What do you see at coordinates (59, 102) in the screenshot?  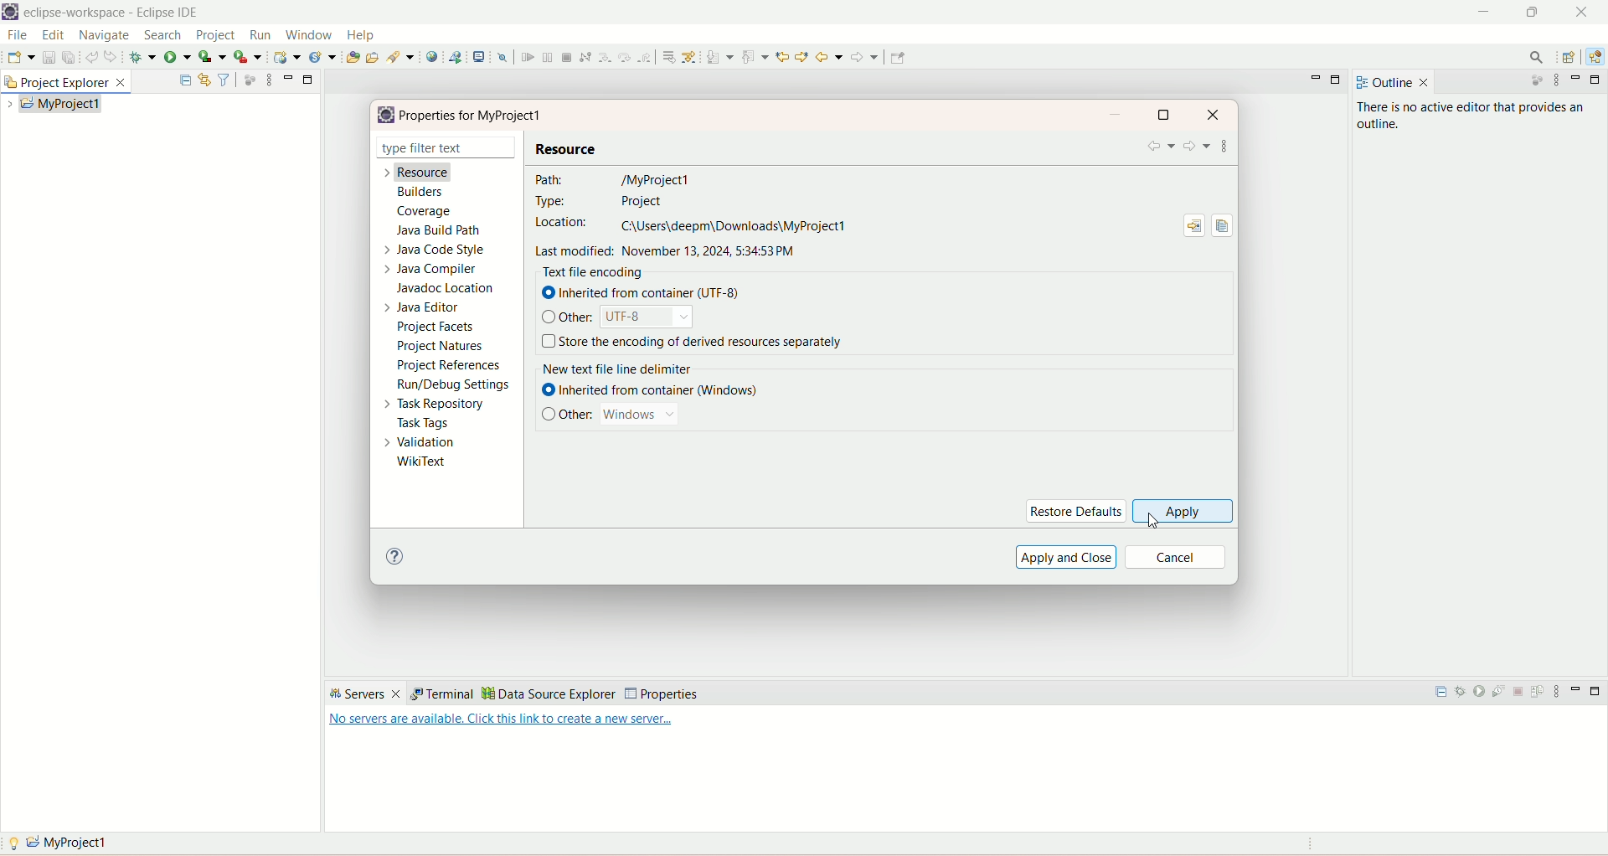 I see `my project` at bounding box center [59, 102].